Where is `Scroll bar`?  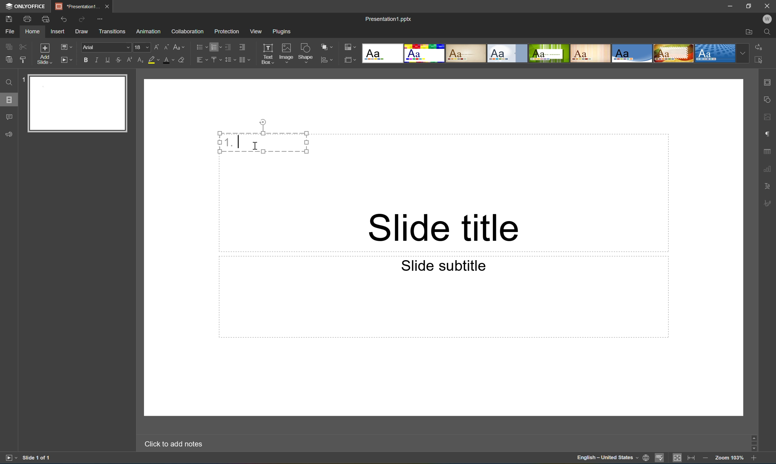
Scroll bar is located at coordinates (755, 442).